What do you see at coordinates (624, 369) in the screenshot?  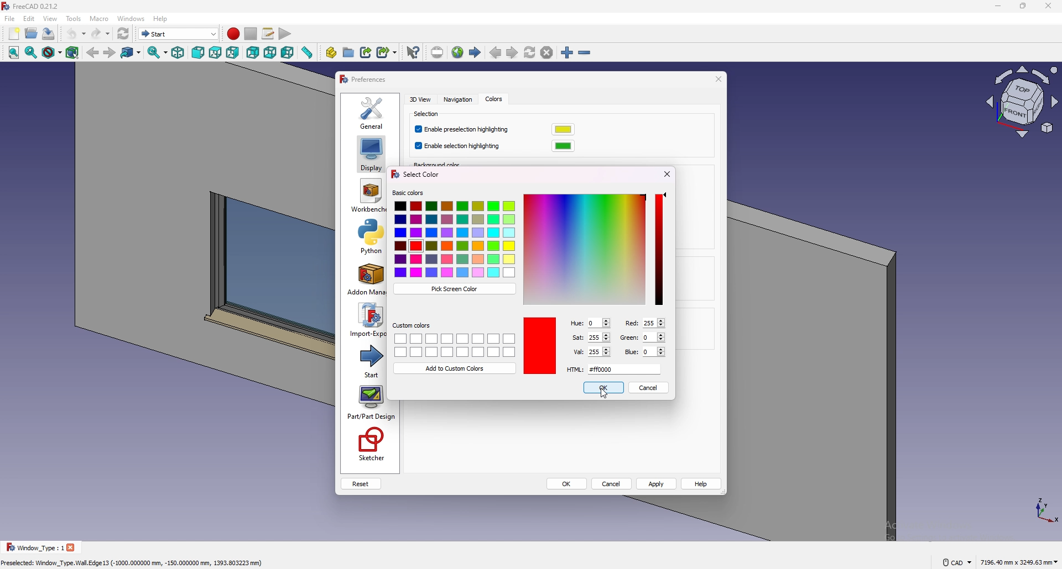 I see `#ff0000` at bounding box center [624, 369].